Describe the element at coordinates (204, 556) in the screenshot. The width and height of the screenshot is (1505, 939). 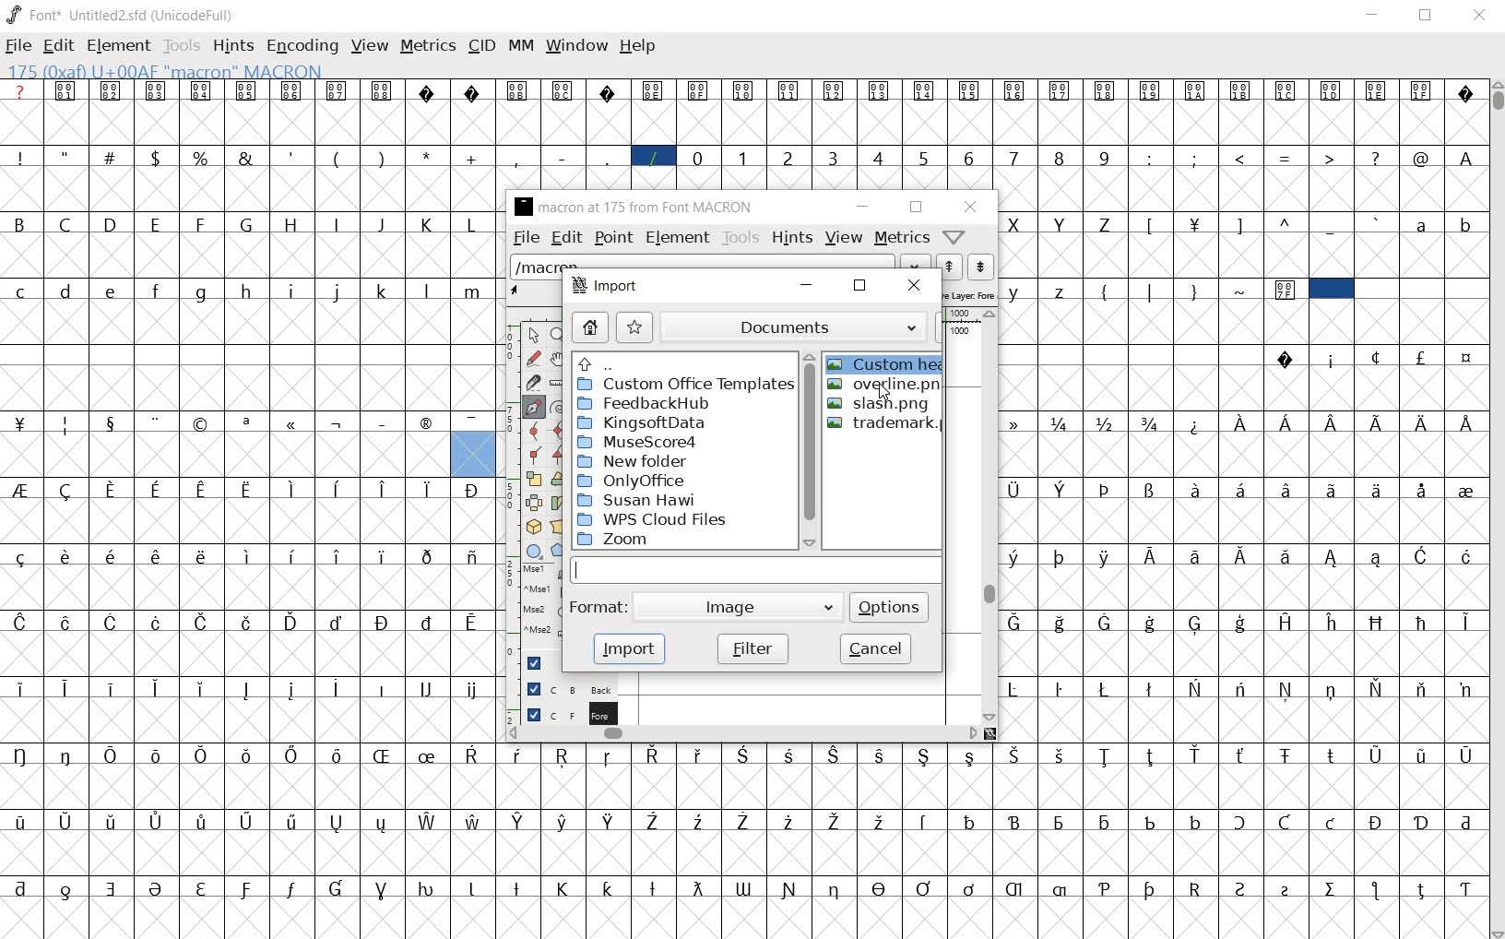
I see `Symbol` at that location.